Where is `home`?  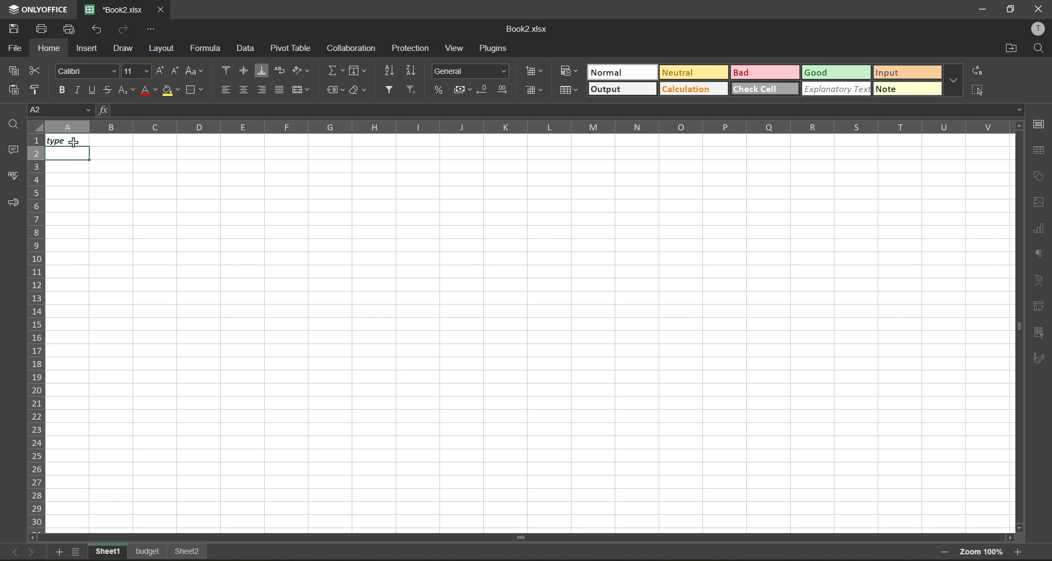 home is located at coordinates (49, 49).